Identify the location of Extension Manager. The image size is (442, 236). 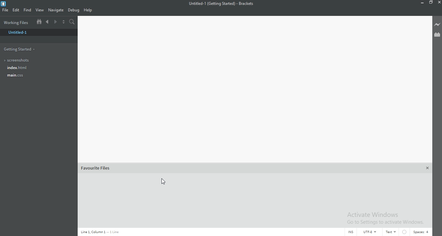
(436, 35).